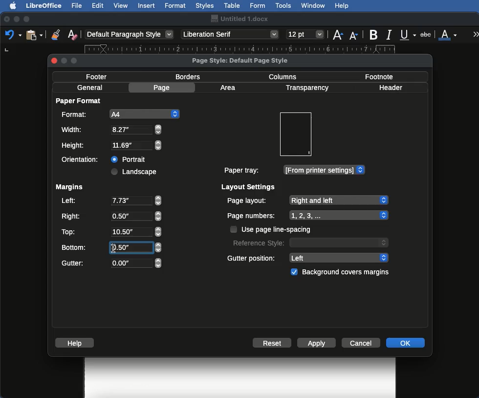 The image size is (479, 398). What do you see at coordinates (100, 76) in the screenshot?
I see `Footer` at bounding box center [100, 76].